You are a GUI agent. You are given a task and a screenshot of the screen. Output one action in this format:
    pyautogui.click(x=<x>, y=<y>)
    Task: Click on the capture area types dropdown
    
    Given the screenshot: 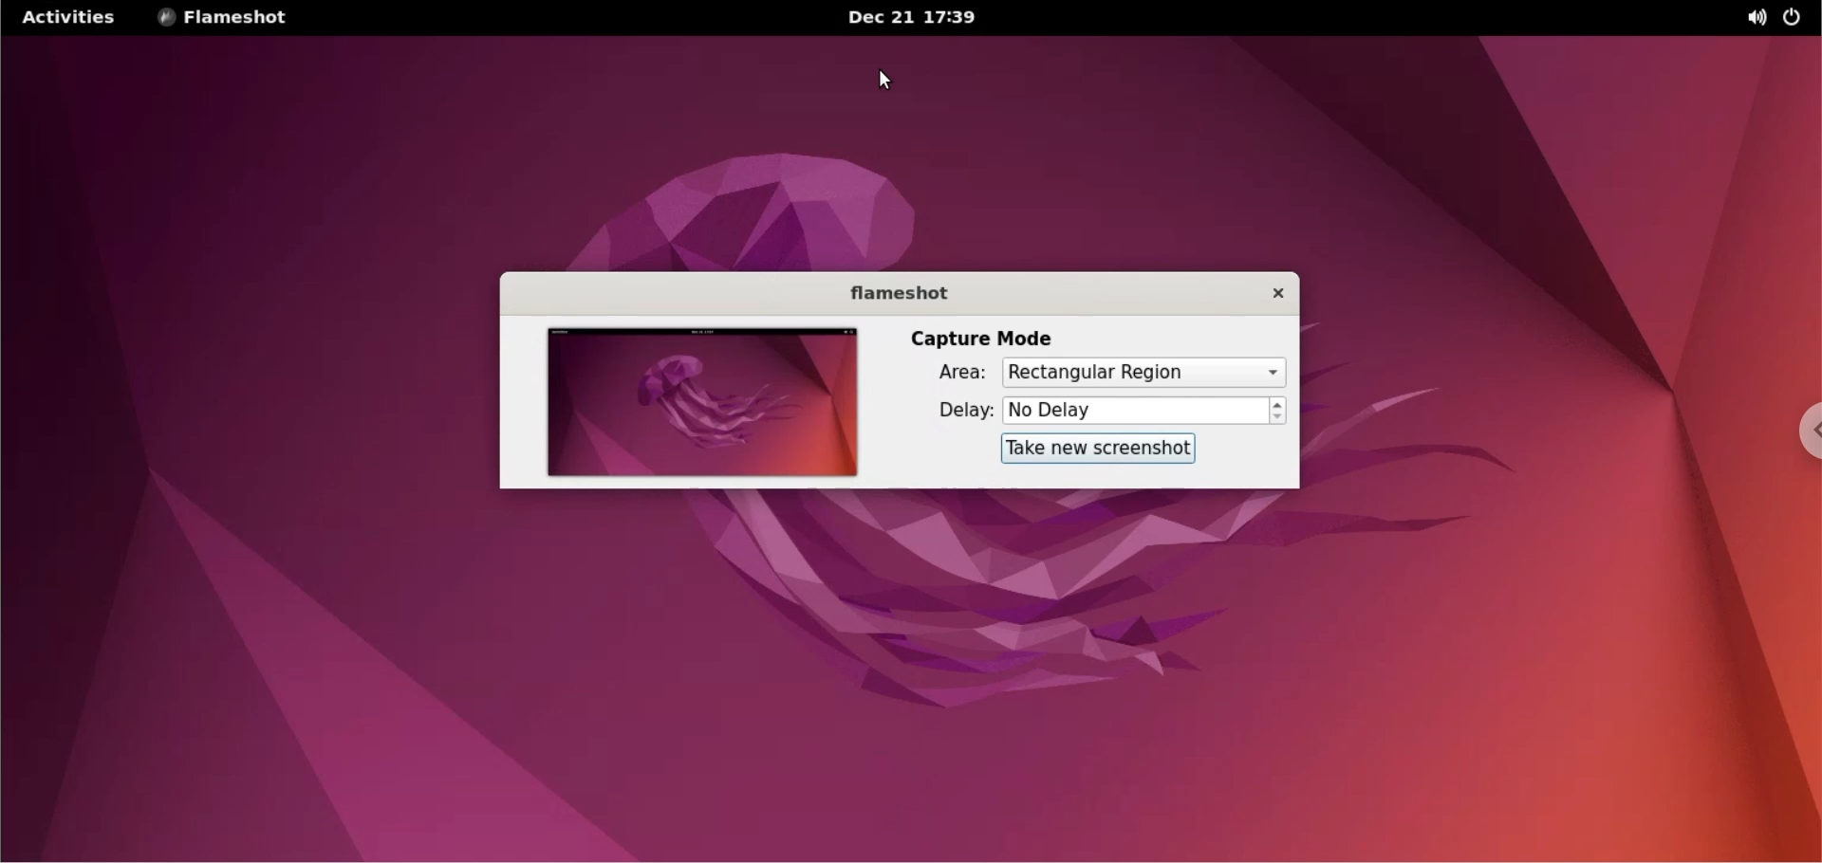 What is the action you would take?
    pyautogui.click(x=1143, y=372)
    